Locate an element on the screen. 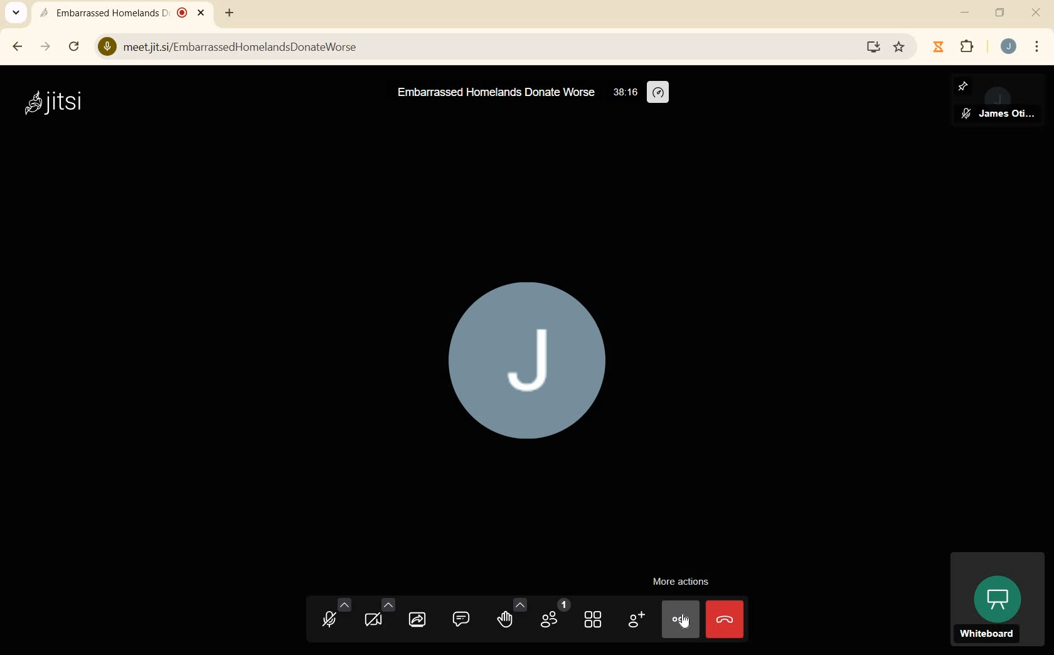 The width and height of the screenshot is (1054, 655). performance settings is located at coordinates (659, 93).